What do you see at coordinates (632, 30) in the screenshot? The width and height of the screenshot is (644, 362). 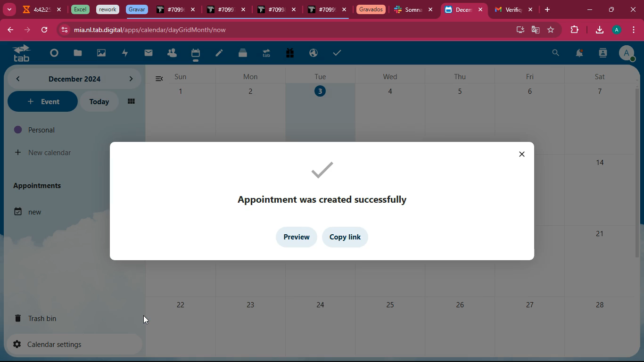 I see `menu` at bounding box center [632, 30].